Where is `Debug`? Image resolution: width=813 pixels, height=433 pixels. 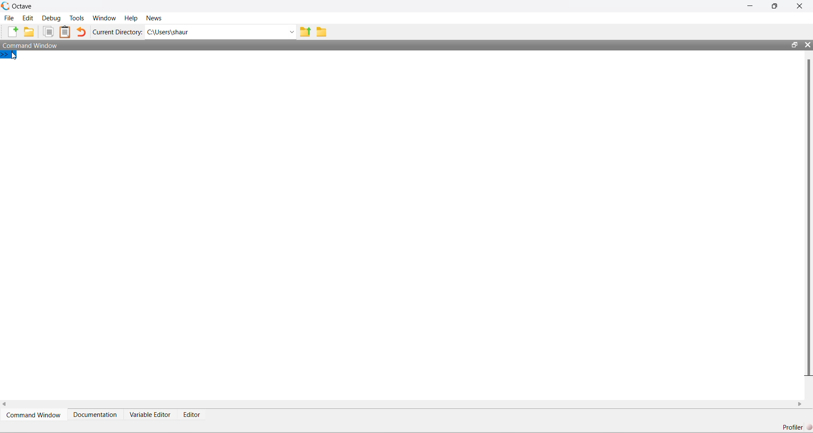
Debug is located at coordinates (51, 18).